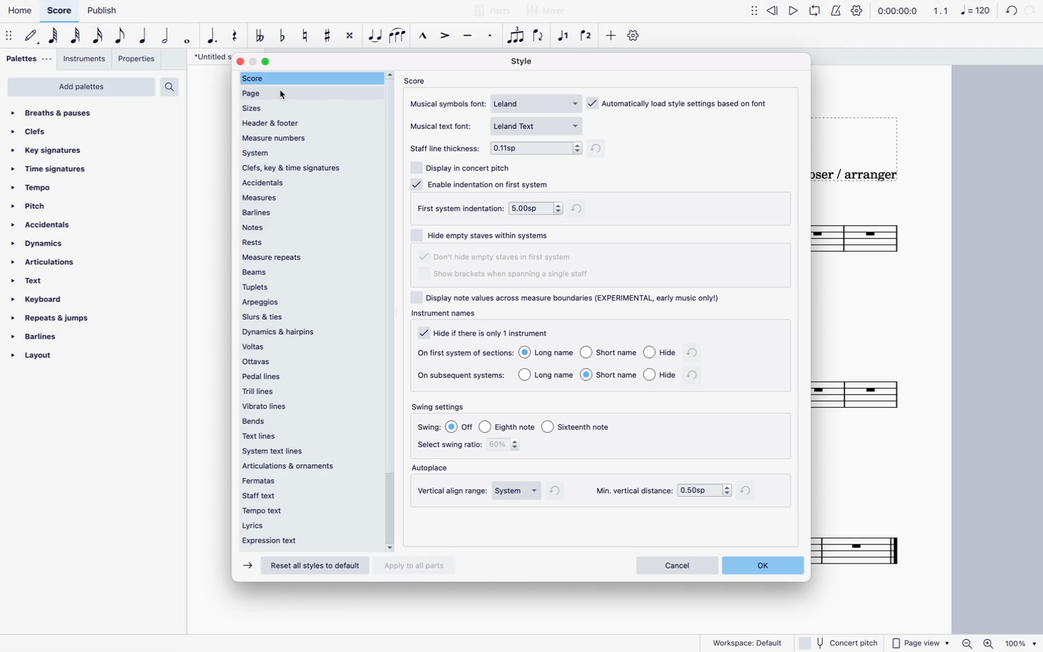  Describe the element at coordinates (239, 61) in the screenshot. I see `close` at that location.